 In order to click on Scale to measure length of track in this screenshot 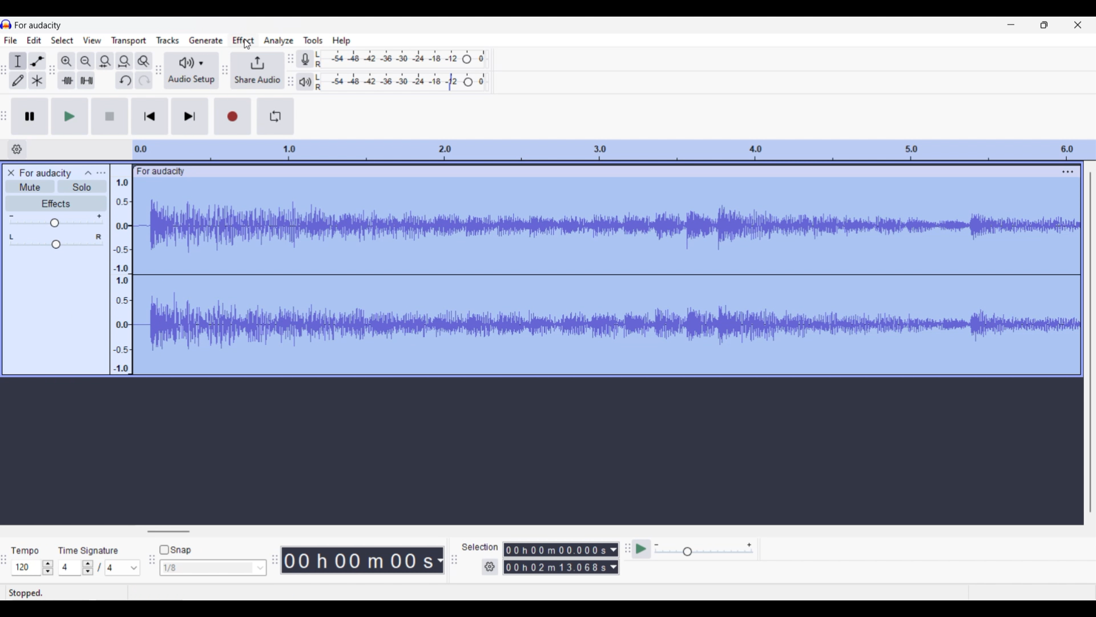, I will do `click(614, 150)`.